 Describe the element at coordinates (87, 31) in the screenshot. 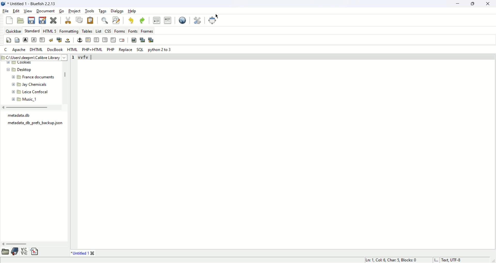

I see `tables` at that location.